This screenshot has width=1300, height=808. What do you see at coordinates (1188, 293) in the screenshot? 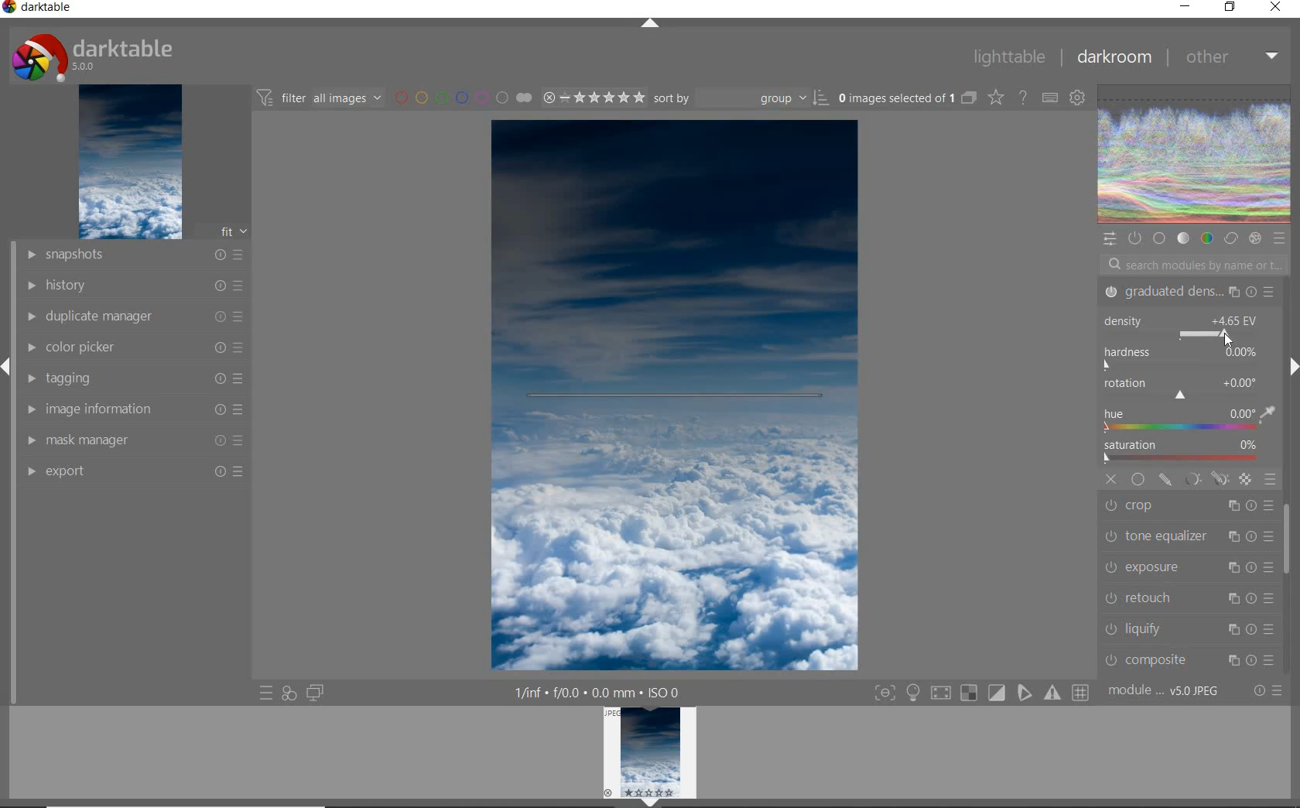
I see `GRADUATED DENSITY` at bounding box center [1188, 293].